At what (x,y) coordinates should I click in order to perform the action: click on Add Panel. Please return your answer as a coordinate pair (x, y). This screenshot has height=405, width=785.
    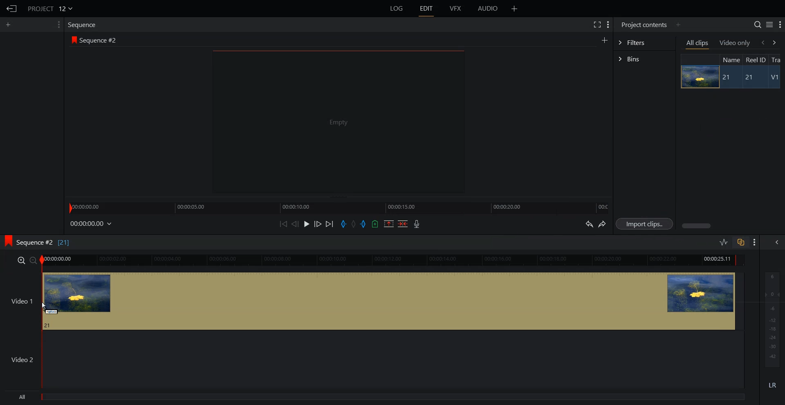
    Looking at the image, I should click on (604, 39).